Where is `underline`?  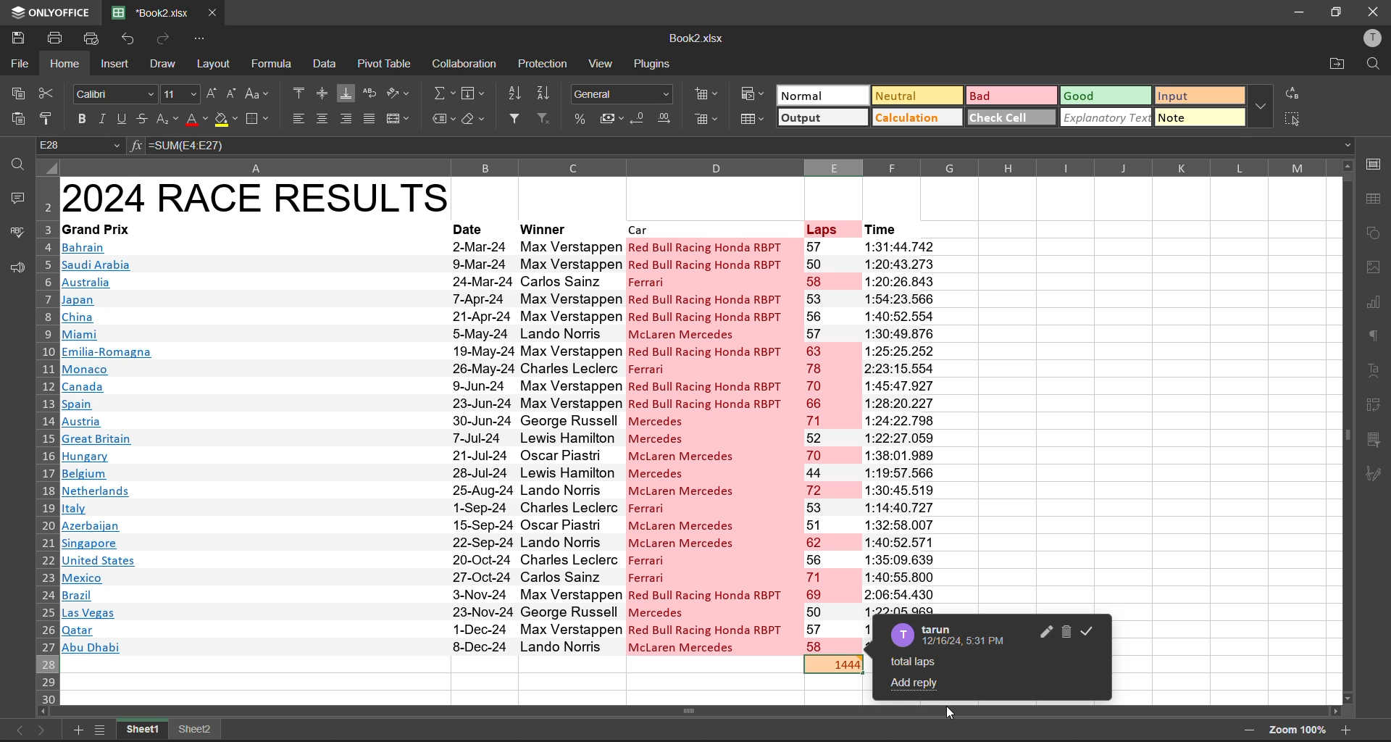
underline is located at coordinates (122, 117).